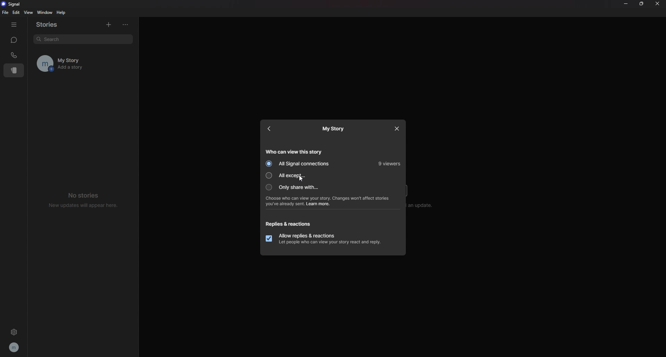 The image size is (666, 357). What do you see at coordinates (108, 24) in the screenshot?
I see `add stories` at bounding box center [108, 24].